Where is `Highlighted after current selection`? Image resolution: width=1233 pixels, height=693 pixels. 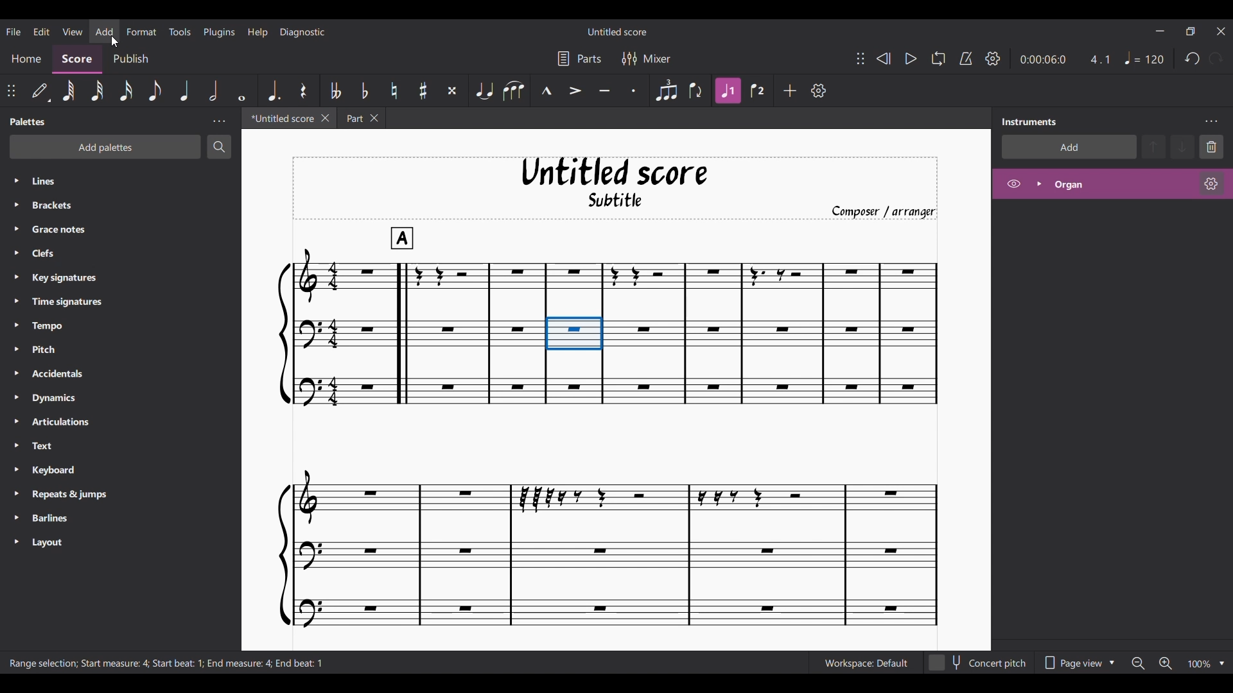
Highlighted after current selection is located at coordinates (1112, 184).